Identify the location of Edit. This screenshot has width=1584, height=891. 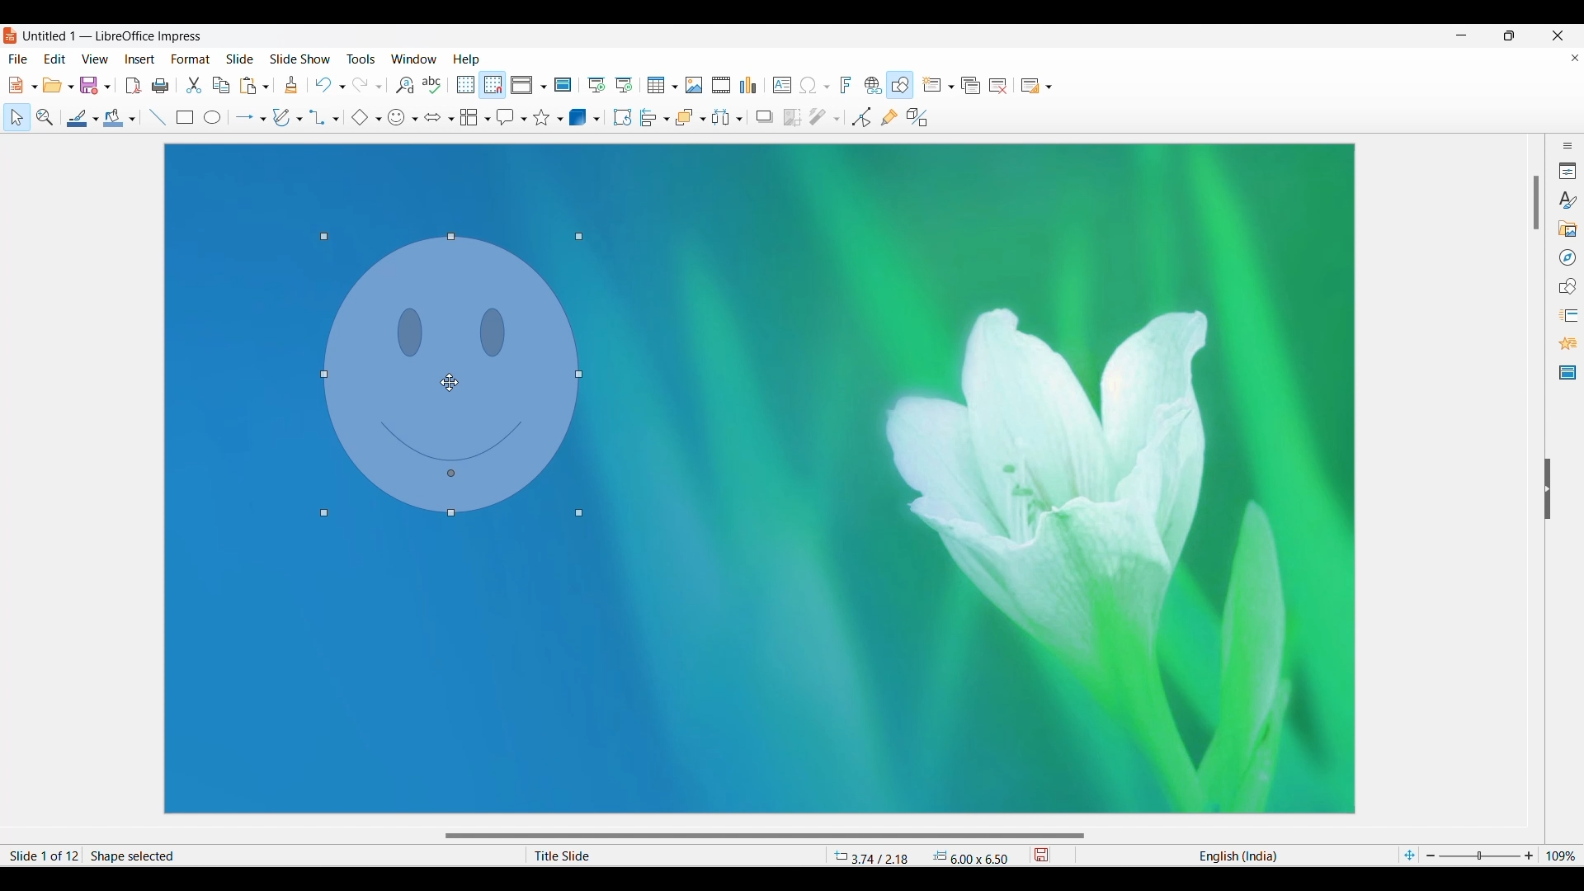
(54, 58).